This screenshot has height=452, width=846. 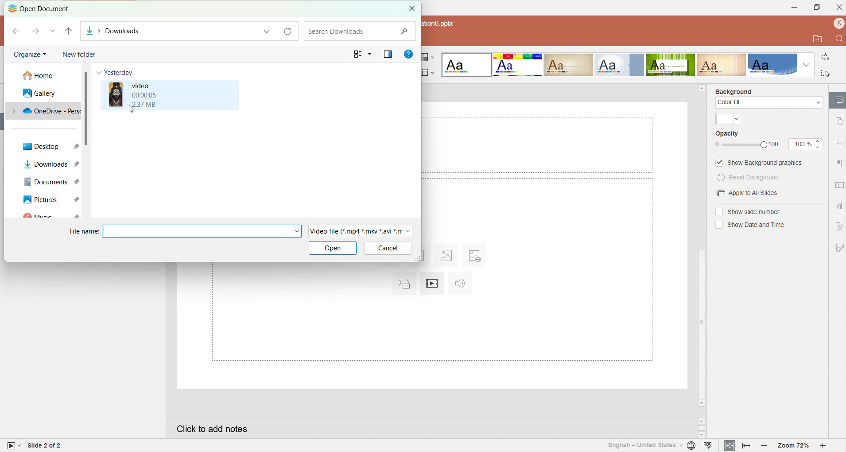 What do you see at coordinates (43, 8) in the screenshot?
I see `Open document` at bounding box center [43, 8].